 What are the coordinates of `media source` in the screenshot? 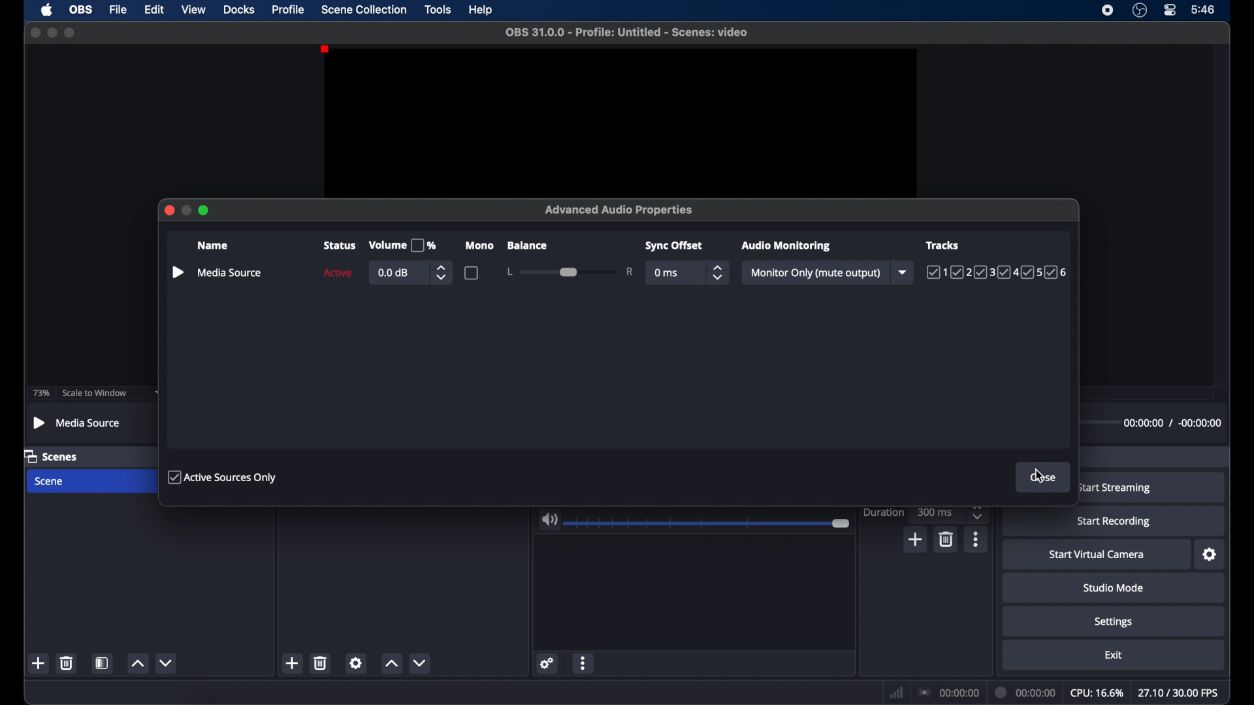 It's located at (78, 422).